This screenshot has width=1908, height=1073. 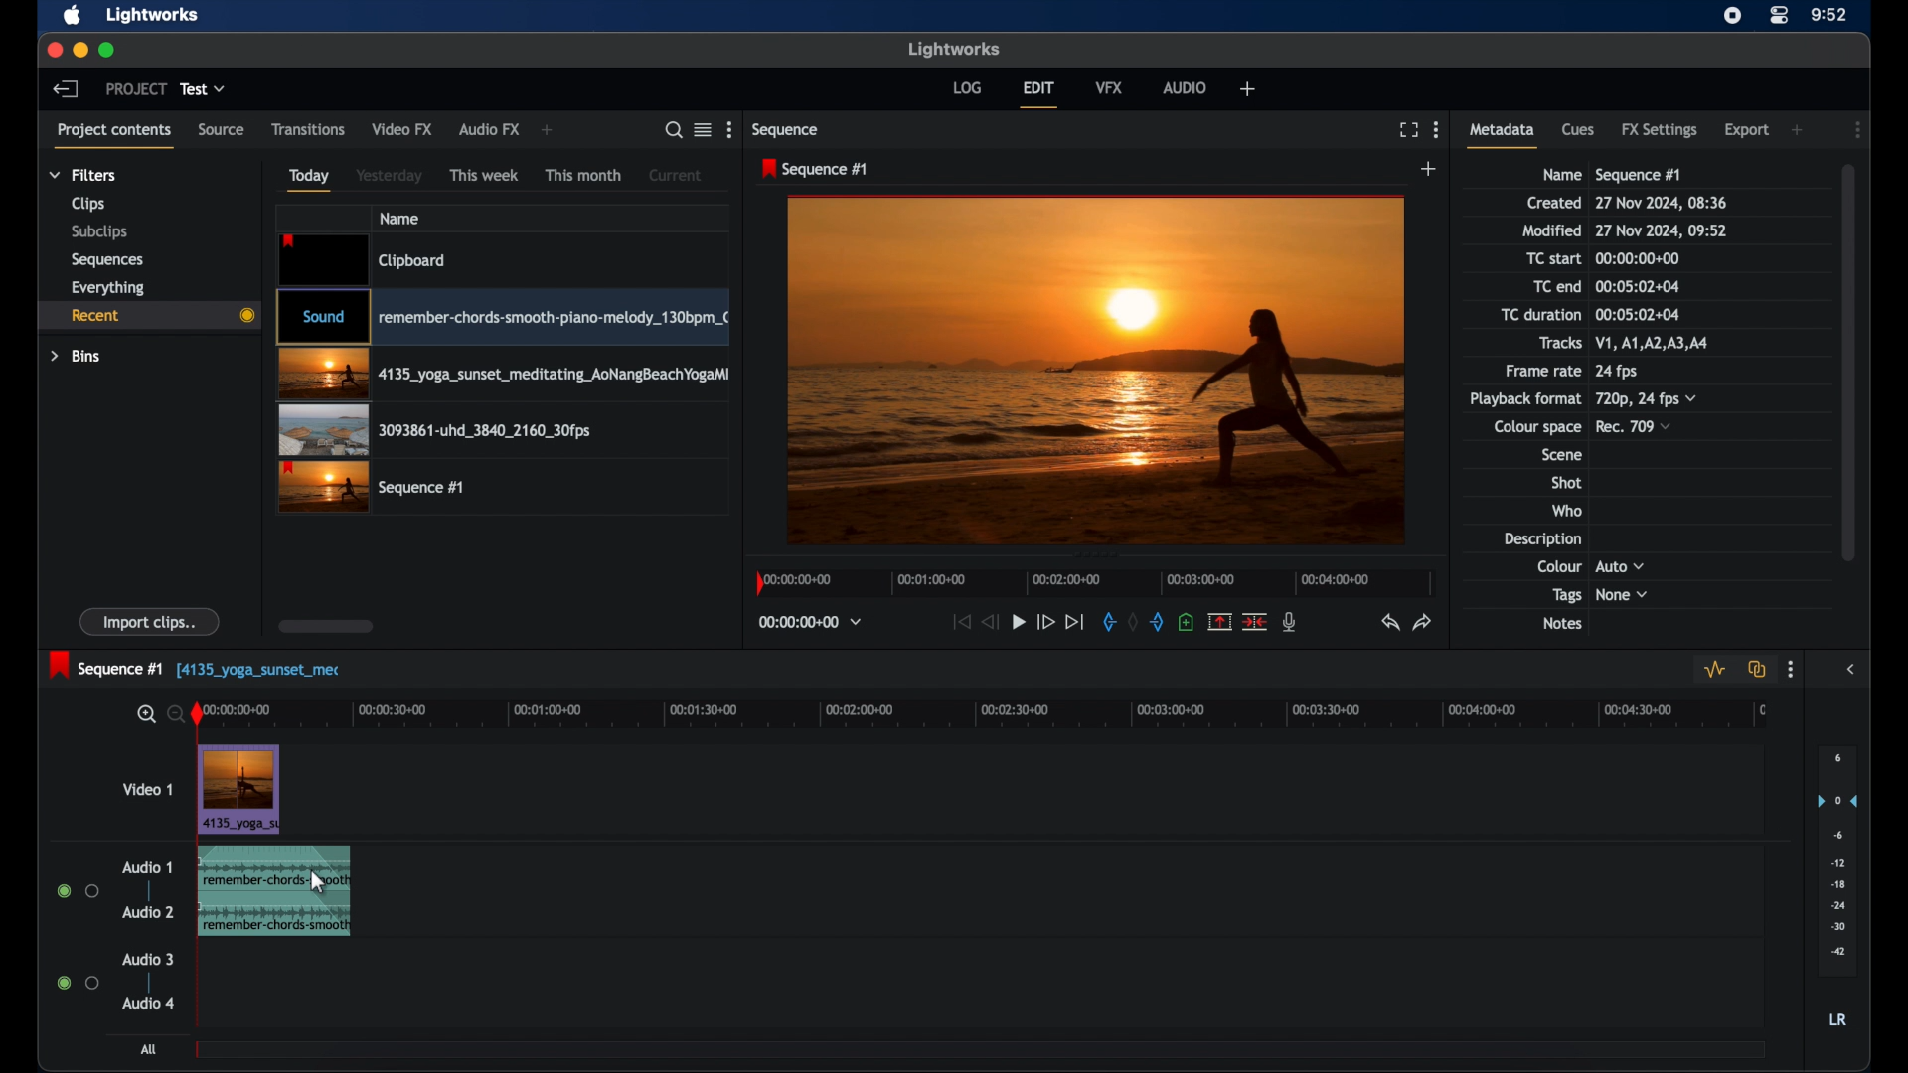 What do you see at coordinates (1663, 230) in the screenshot?
I see `modified` at bounding box center [1663, 230].